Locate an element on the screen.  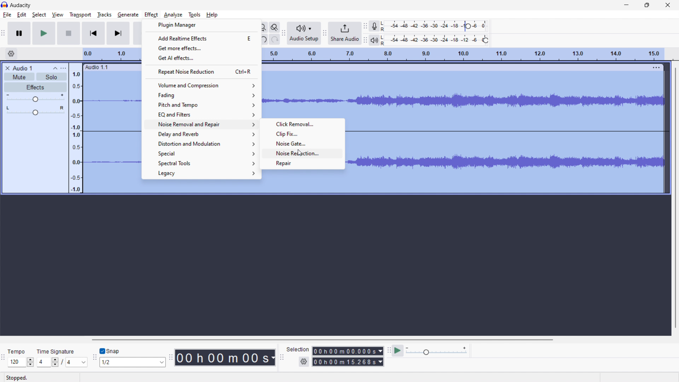
transport is located at coordinates (80, 15).